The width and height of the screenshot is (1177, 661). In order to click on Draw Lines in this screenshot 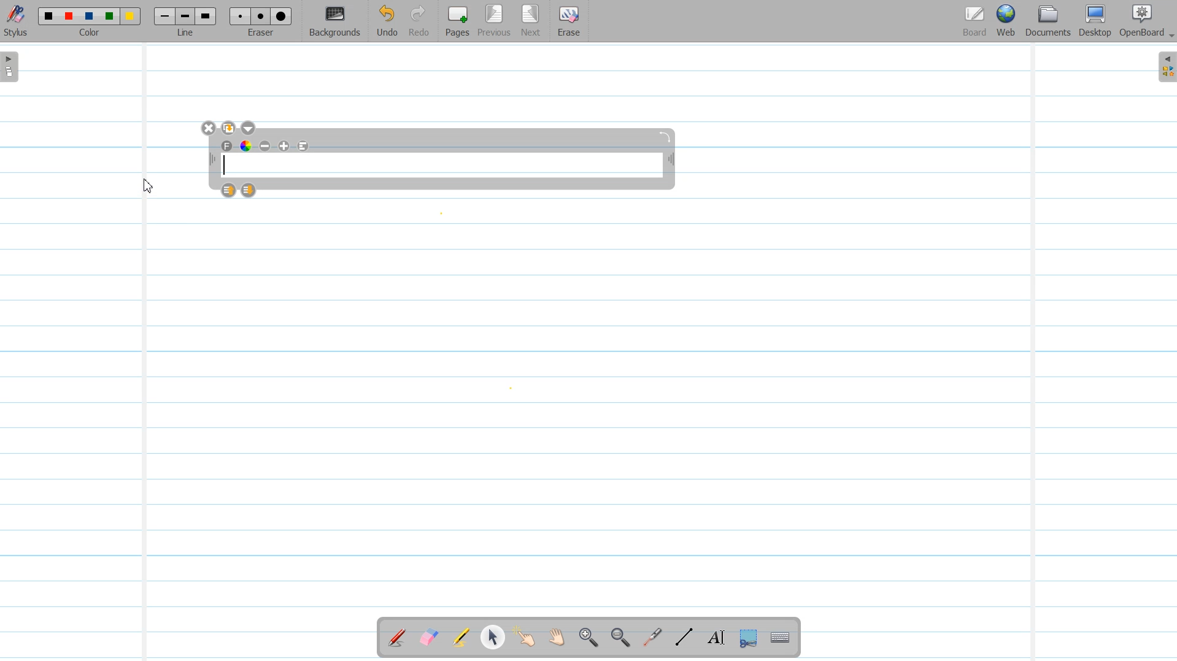, I will do `click(684, 638)`.